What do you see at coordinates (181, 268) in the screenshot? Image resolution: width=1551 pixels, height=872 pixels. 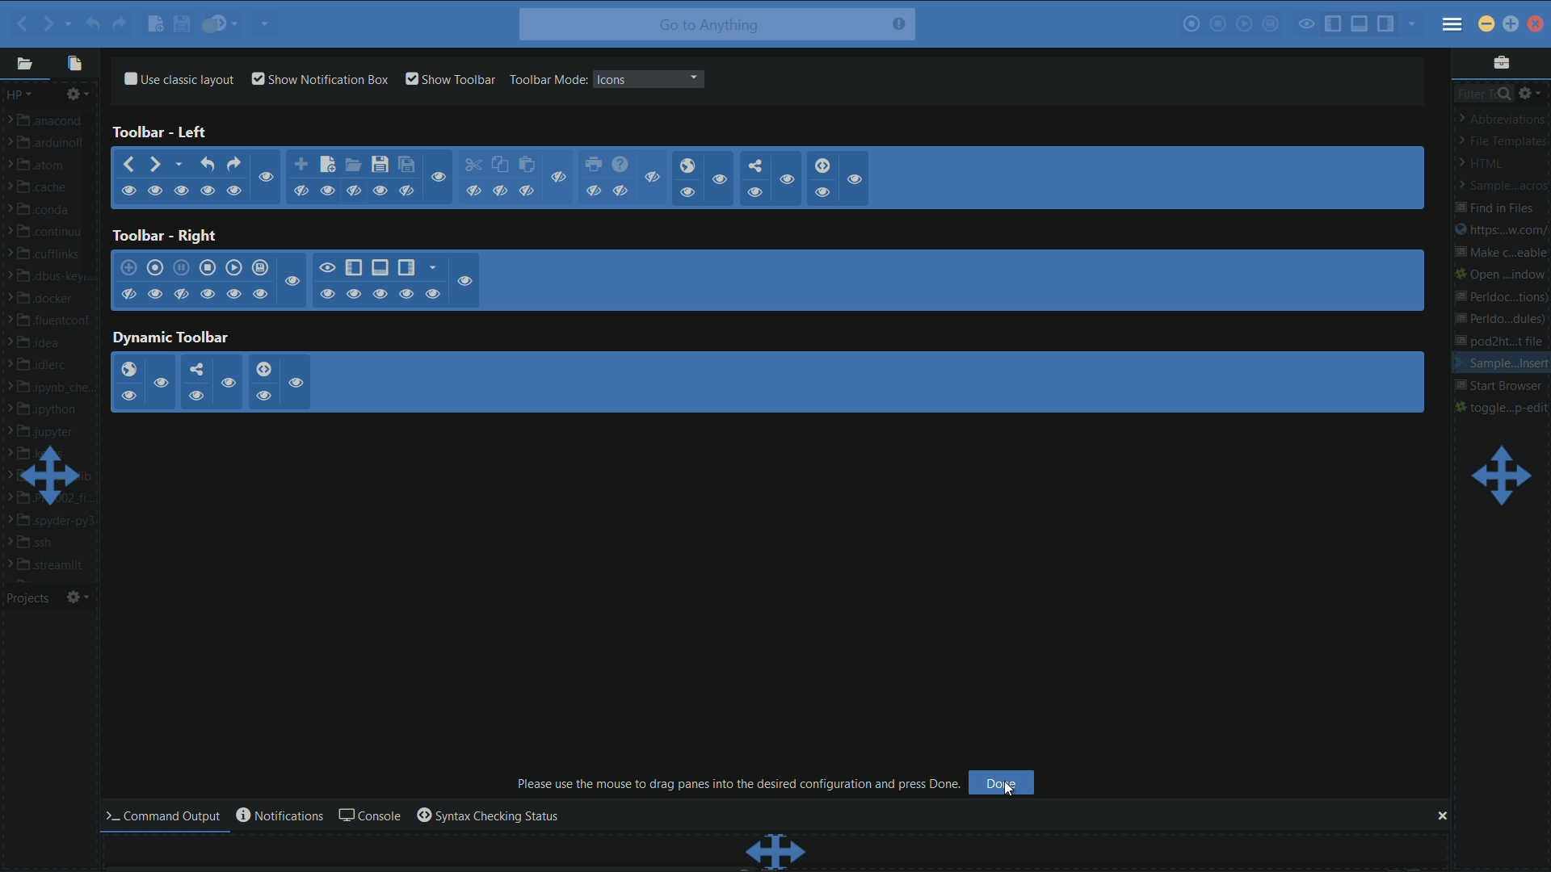 I see `pause macro` at bounding box center [181, 268].